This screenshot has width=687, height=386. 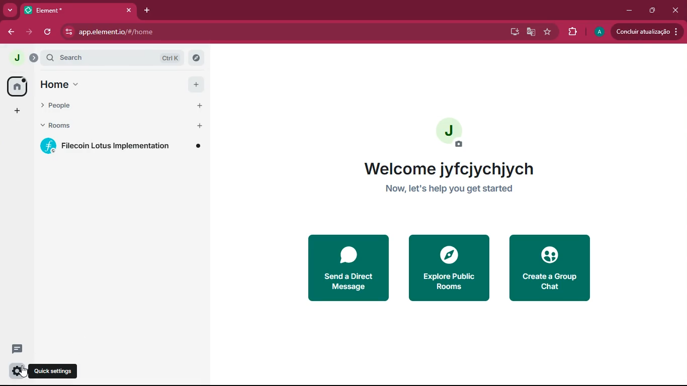 I want to click on refresh, so click(x=49, y=32).